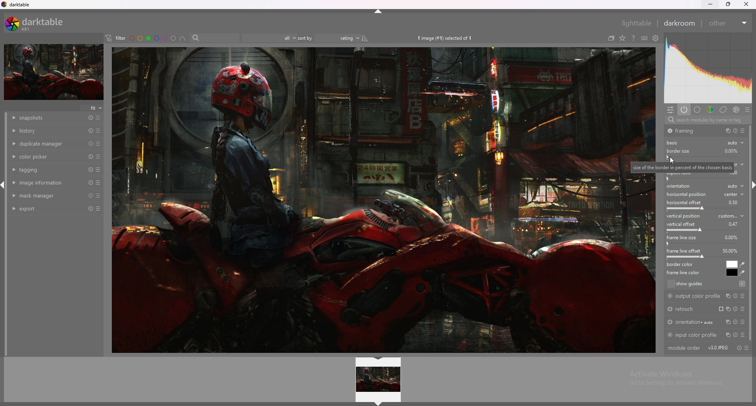  Describe the element at coordinates (53, 72) in the screenshot. I see `target image minimized` at that location.